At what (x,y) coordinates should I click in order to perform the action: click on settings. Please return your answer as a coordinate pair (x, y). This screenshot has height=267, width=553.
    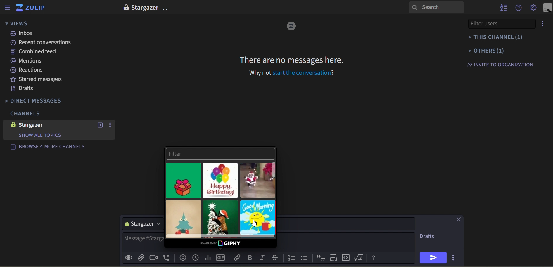
    Looking at the image, I should click on (533, 8).